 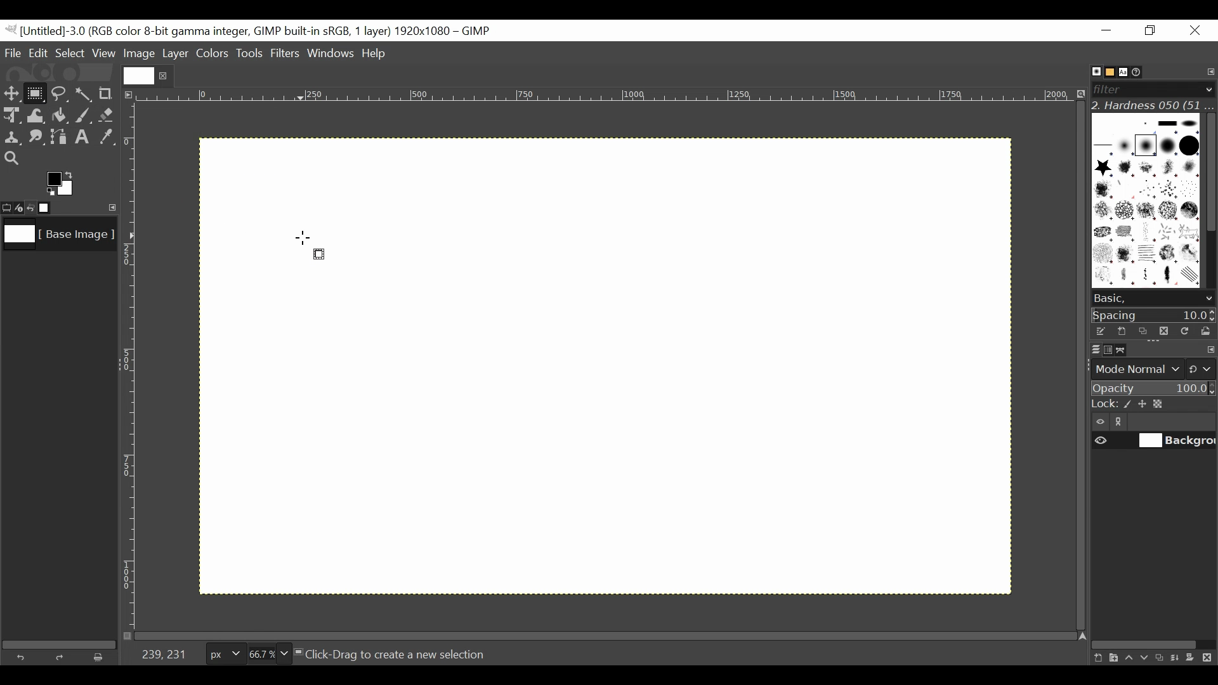 What do you see at coordinates (1209, 72) in the screenshot?
I see `Configure tab` at bounding box center [1209, 72].